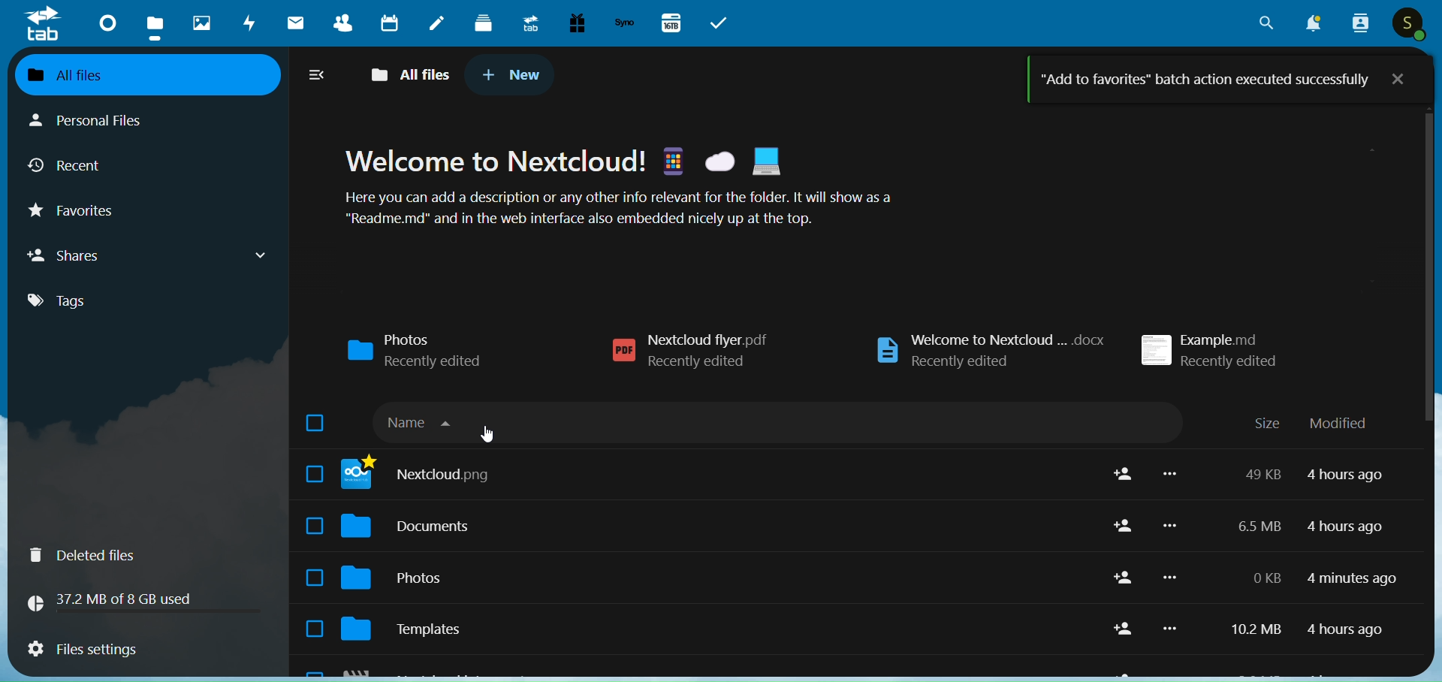 The image size is (1442, 682). I want to click on Laptop emoji, so click(766, 161).